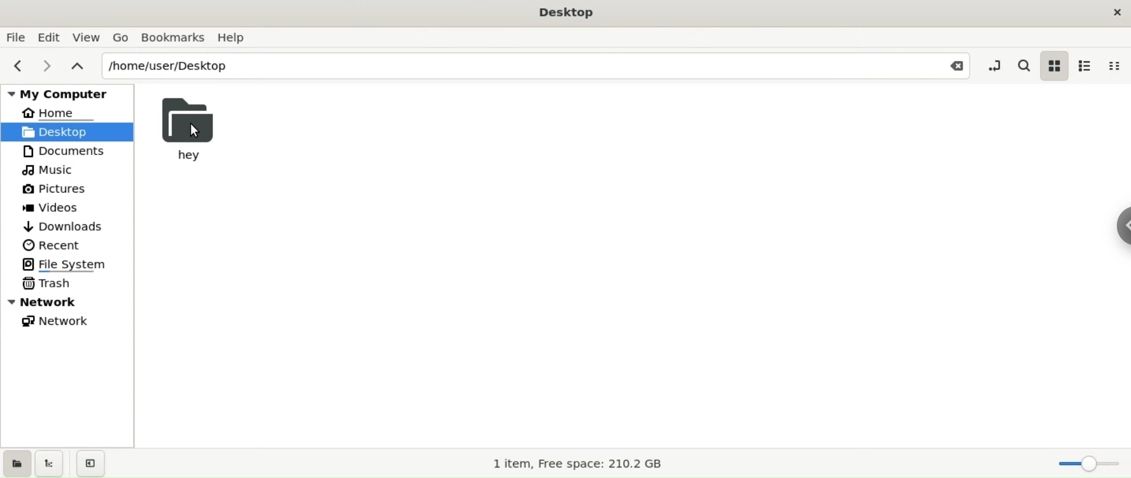 This screenshot has height=478, width=1131. I want to click on Recent, so click(51, 244).